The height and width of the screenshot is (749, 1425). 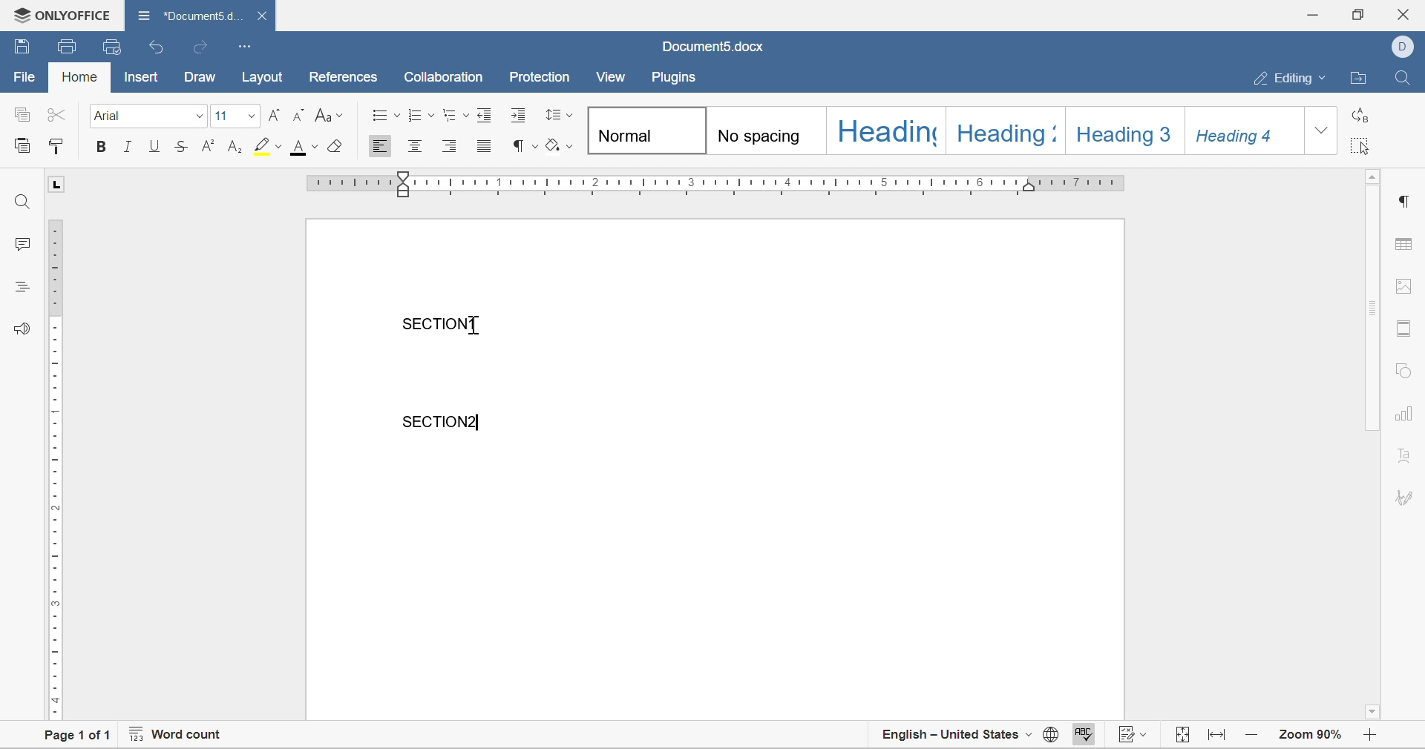 I want to click on home, so click(x=81, y=76).